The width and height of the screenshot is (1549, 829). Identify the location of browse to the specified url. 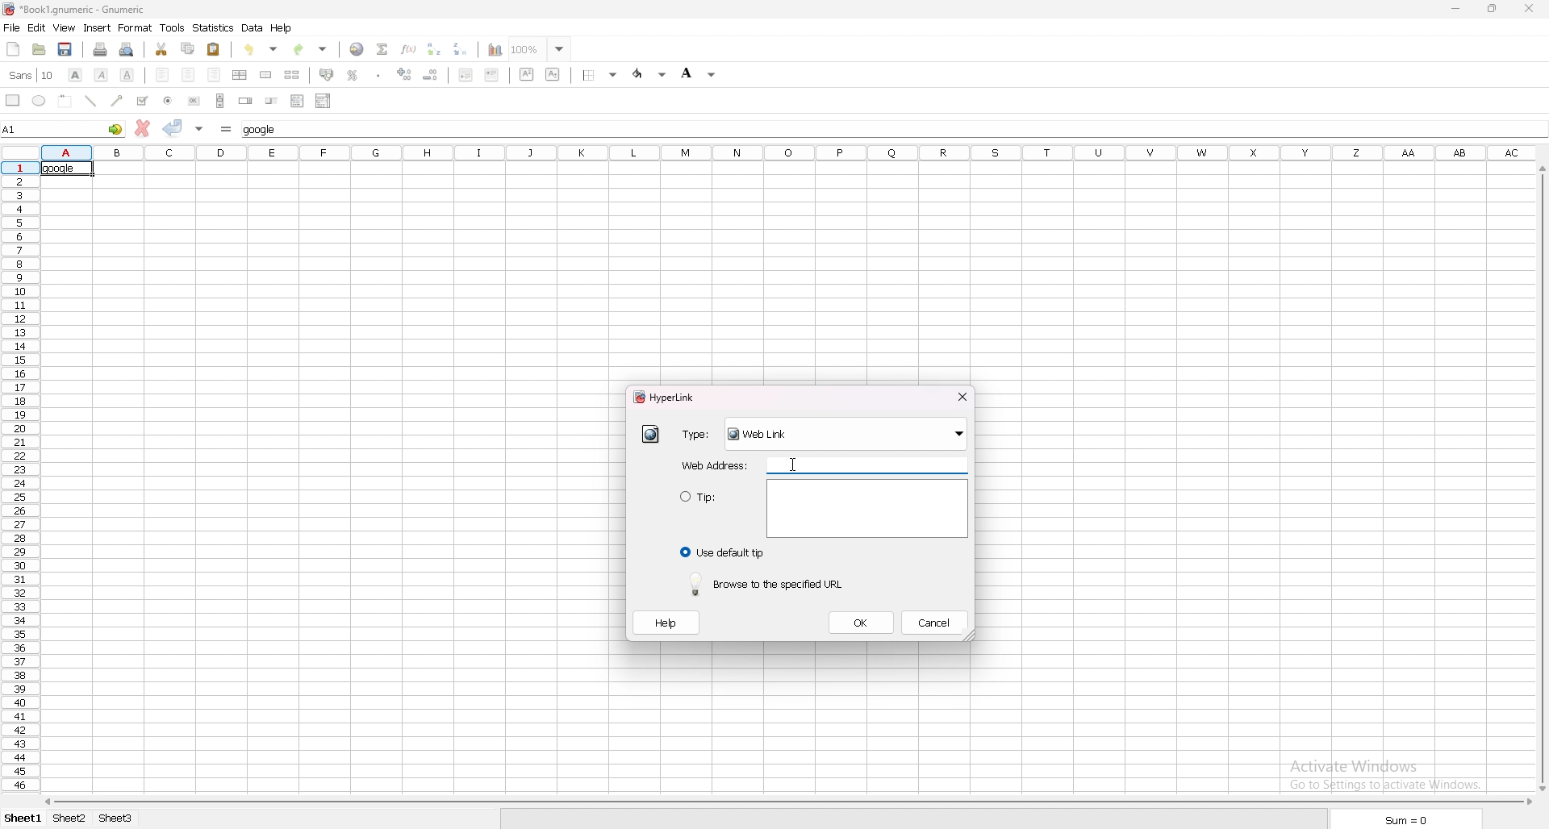
(769, 583).